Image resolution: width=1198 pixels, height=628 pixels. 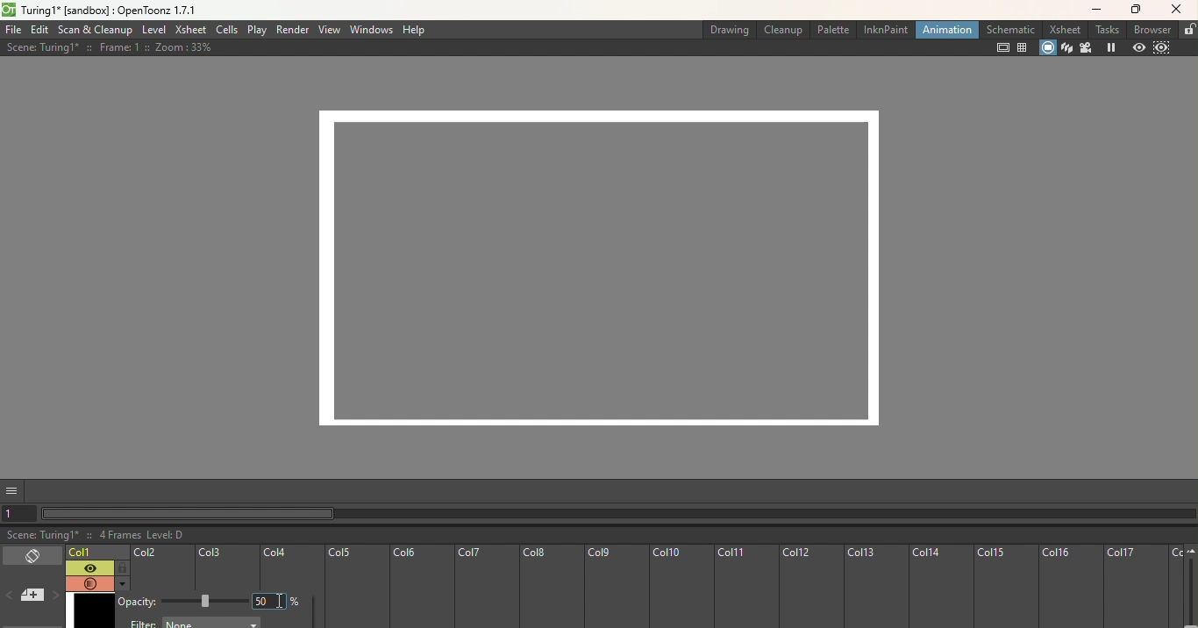 I want to click on Level, so click(x=153, y=30).